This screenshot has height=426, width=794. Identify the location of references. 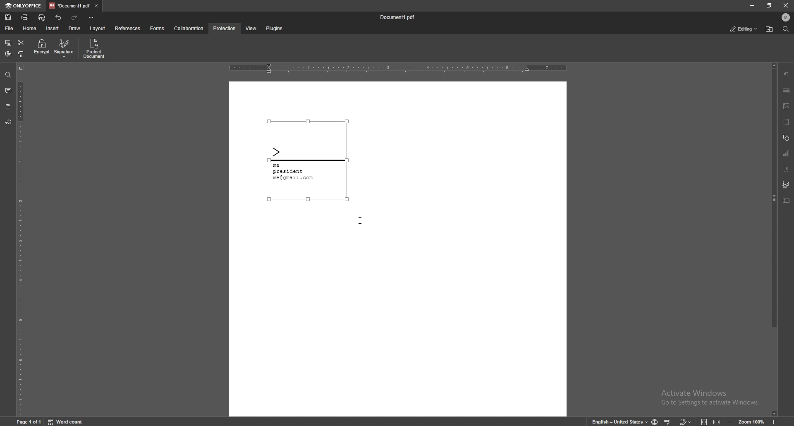
(129, 28).